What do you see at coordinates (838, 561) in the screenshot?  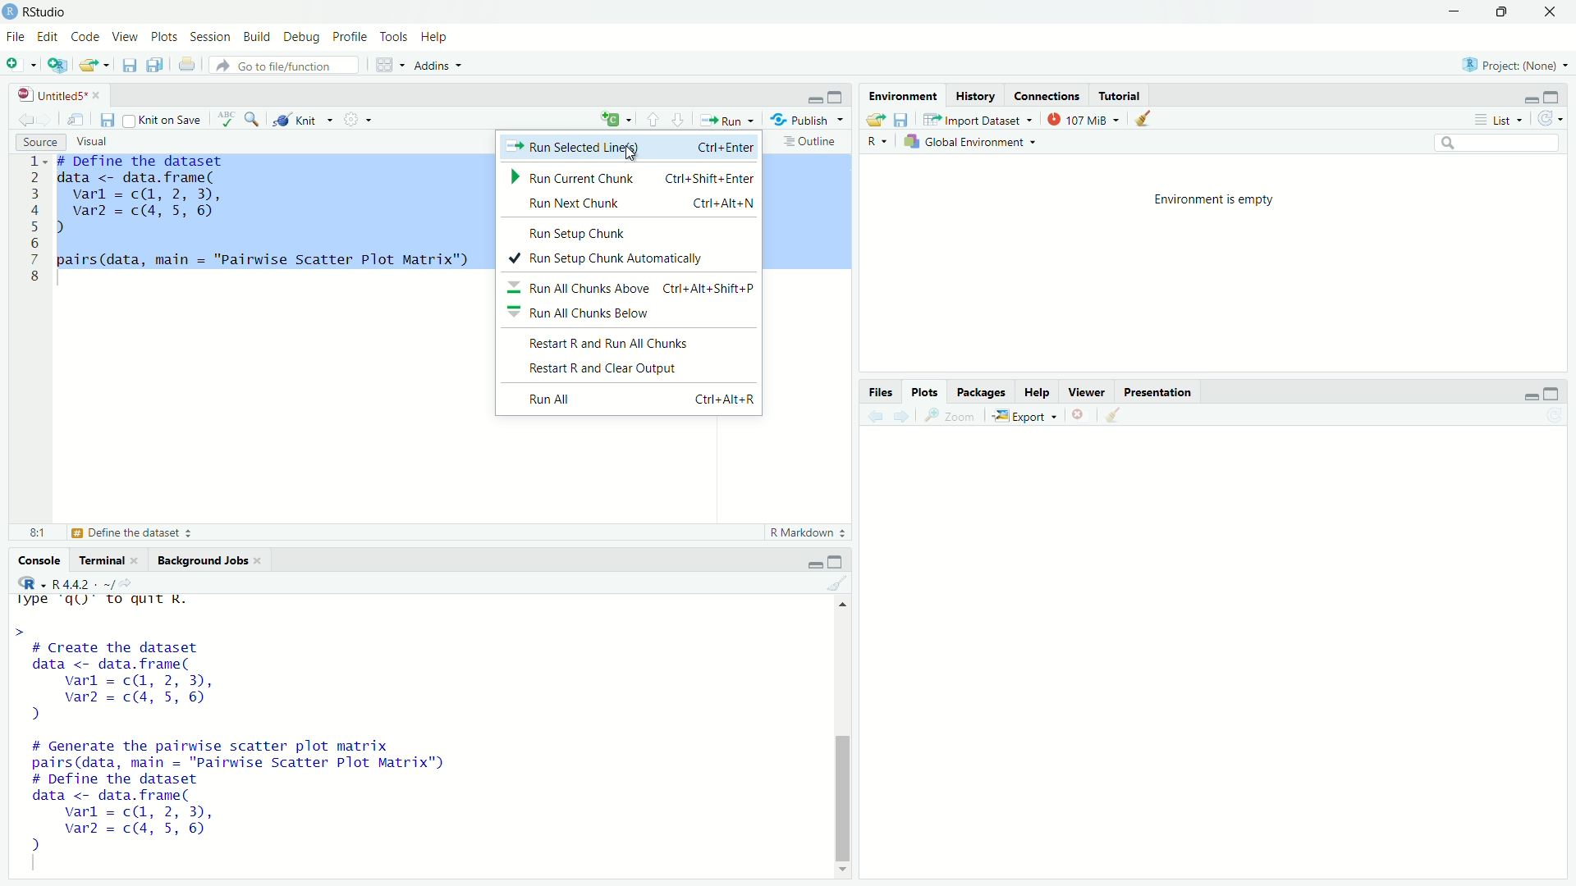 I see `Maximize` at bounding box center [838, 561].